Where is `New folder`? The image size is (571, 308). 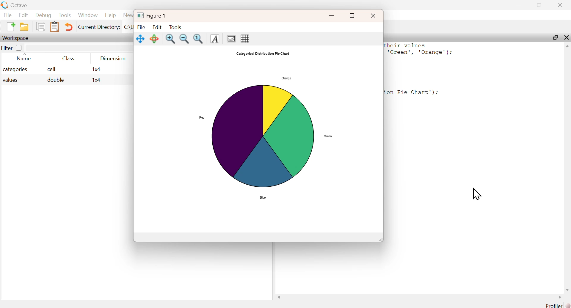
New folder is located at coordinates (25, 26).